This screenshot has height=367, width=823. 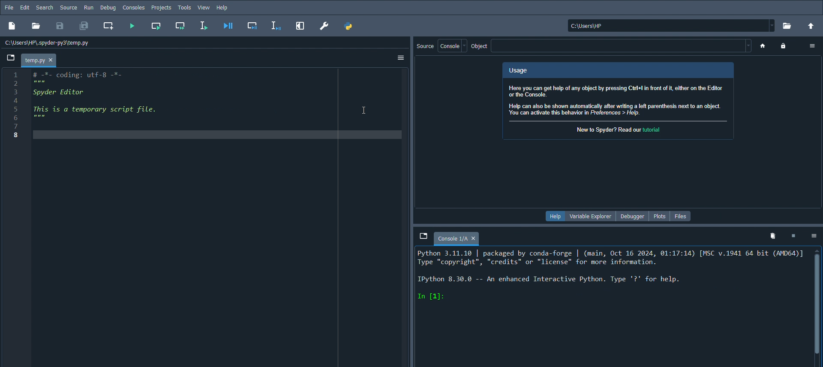 I want to click on Run current cell and go to the next one, so click(x=180, y=25).